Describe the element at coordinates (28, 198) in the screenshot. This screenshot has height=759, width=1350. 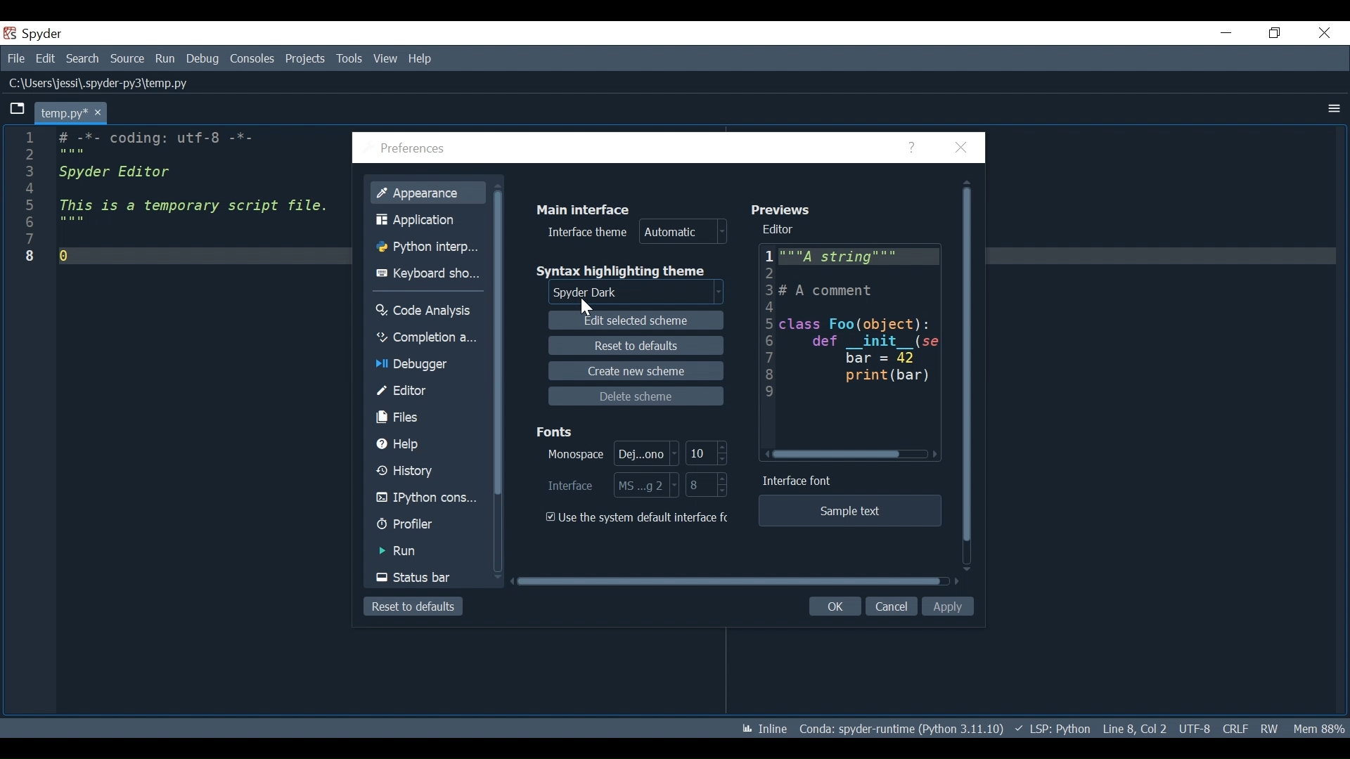
I see `line numbers` at that location.